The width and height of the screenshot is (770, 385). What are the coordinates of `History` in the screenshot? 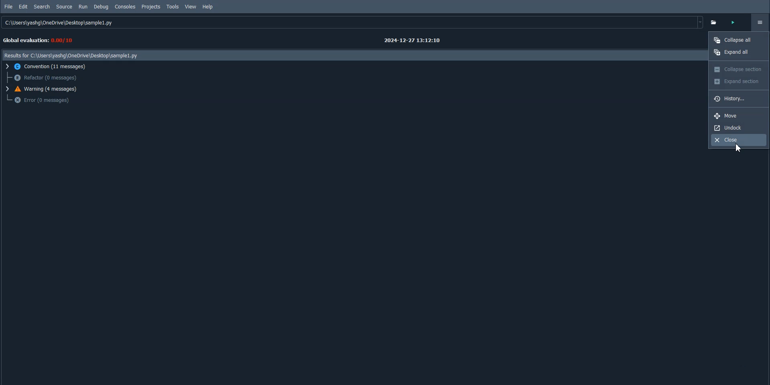 It's located at (738, 99).